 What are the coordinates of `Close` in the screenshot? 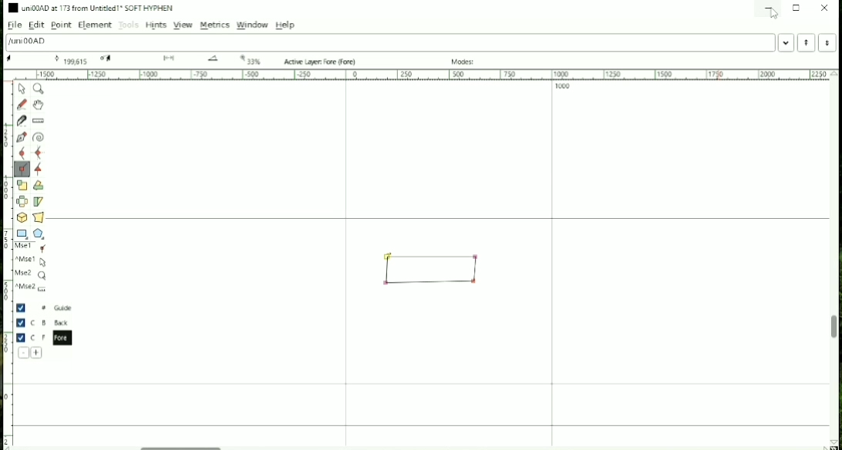 It's located at (825, 8).